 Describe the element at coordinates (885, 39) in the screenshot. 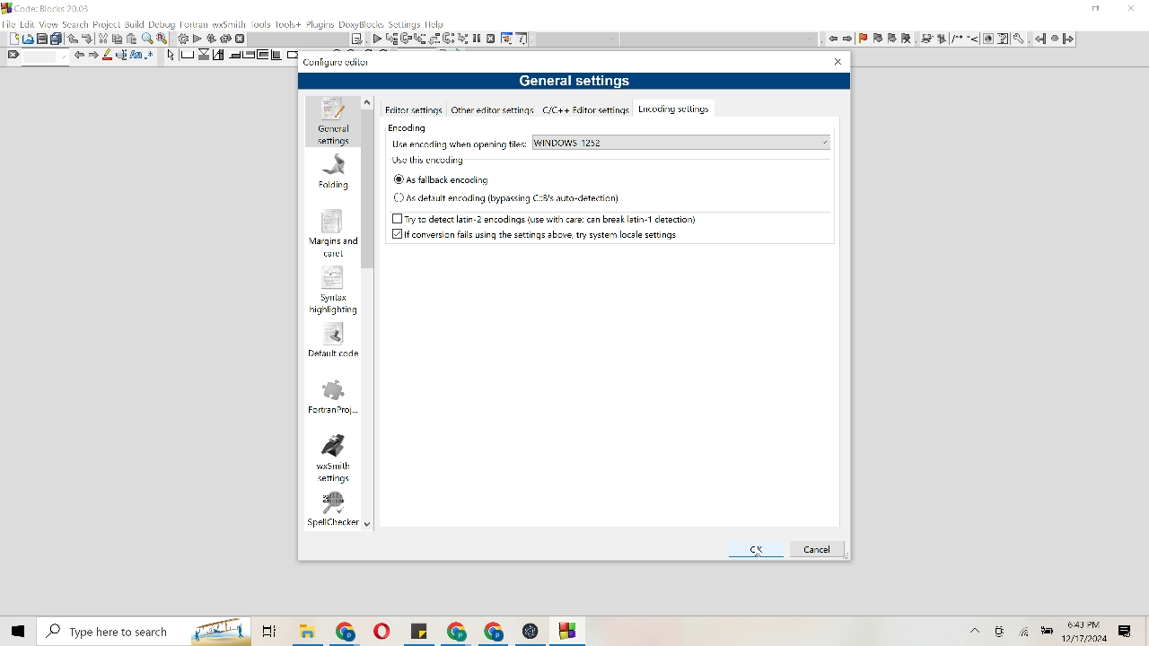

I see `flag item` at that location.